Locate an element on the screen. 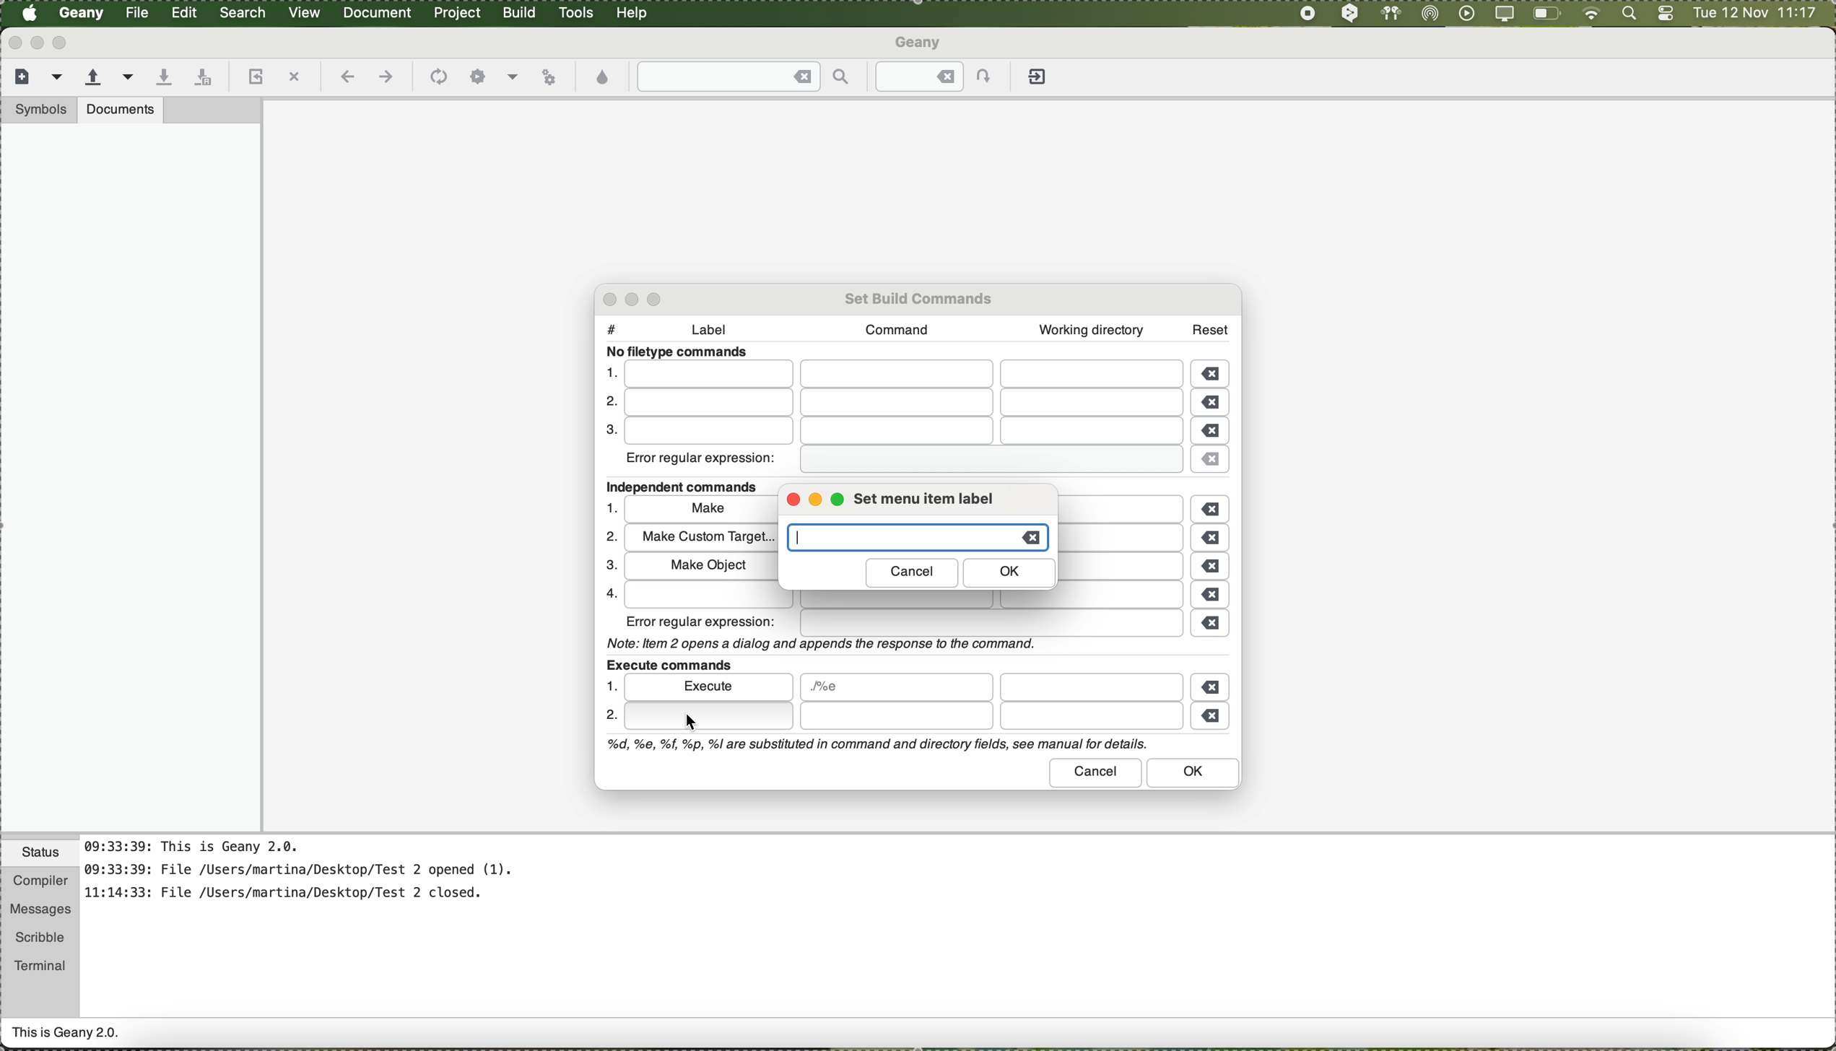 This screenshot has width=1836, height=1051. airpods is located at coordinates (1389, 13).